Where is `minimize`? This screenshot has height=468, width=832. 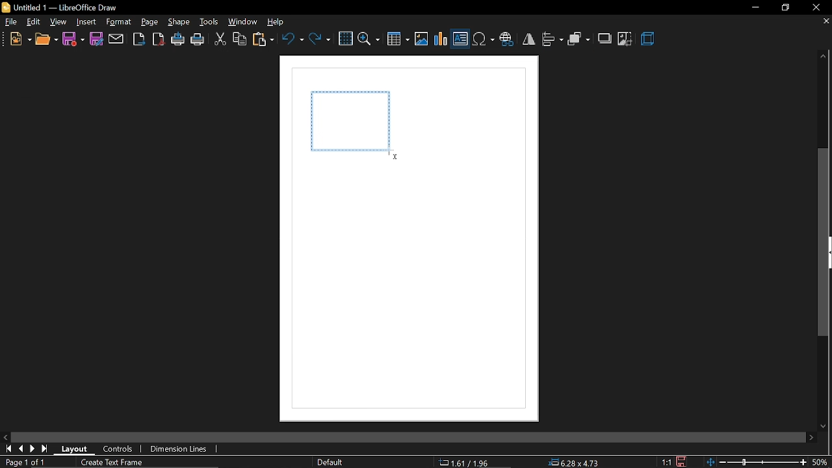
minimize is located at coordinates (754, 7).